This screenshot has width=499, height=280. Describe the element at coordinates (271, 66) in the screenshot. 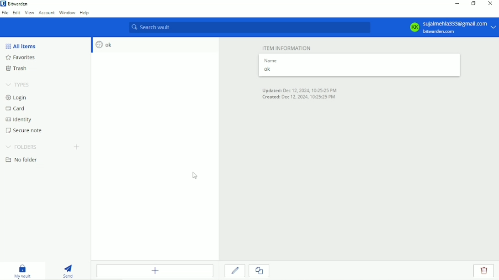

I see `Name ok` at that location.